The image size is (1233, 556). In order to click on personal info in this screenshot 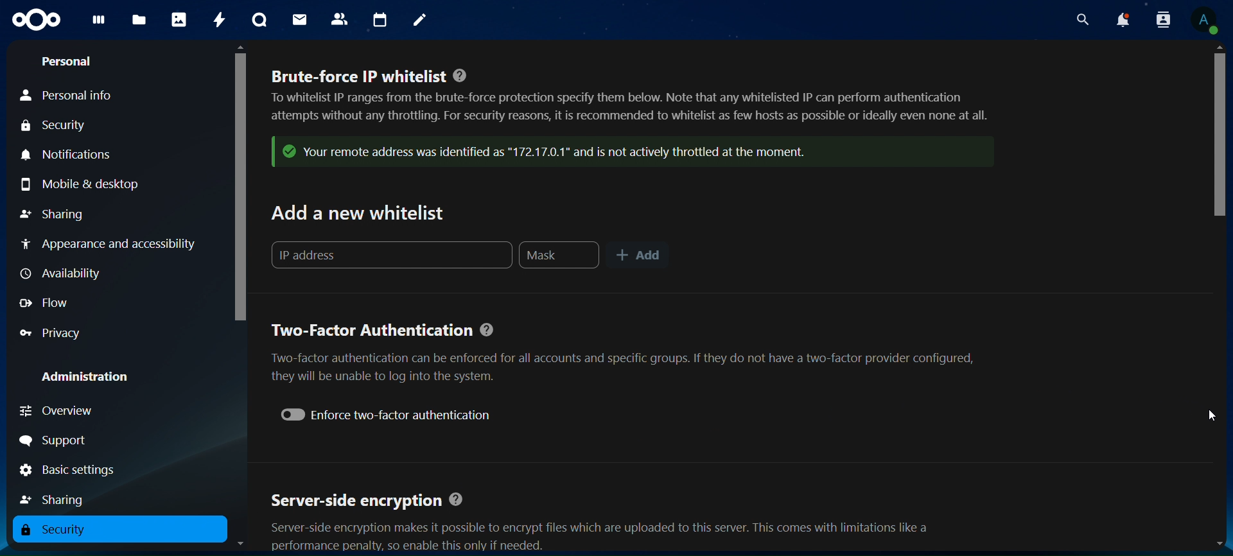, I will do `click(68, 96)`.